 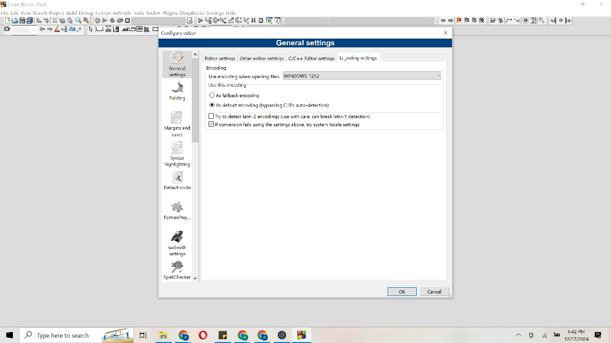 What do you see at coordinates (303, 335) in the screenshot?
I see `File` at bounding box center [303, 335].